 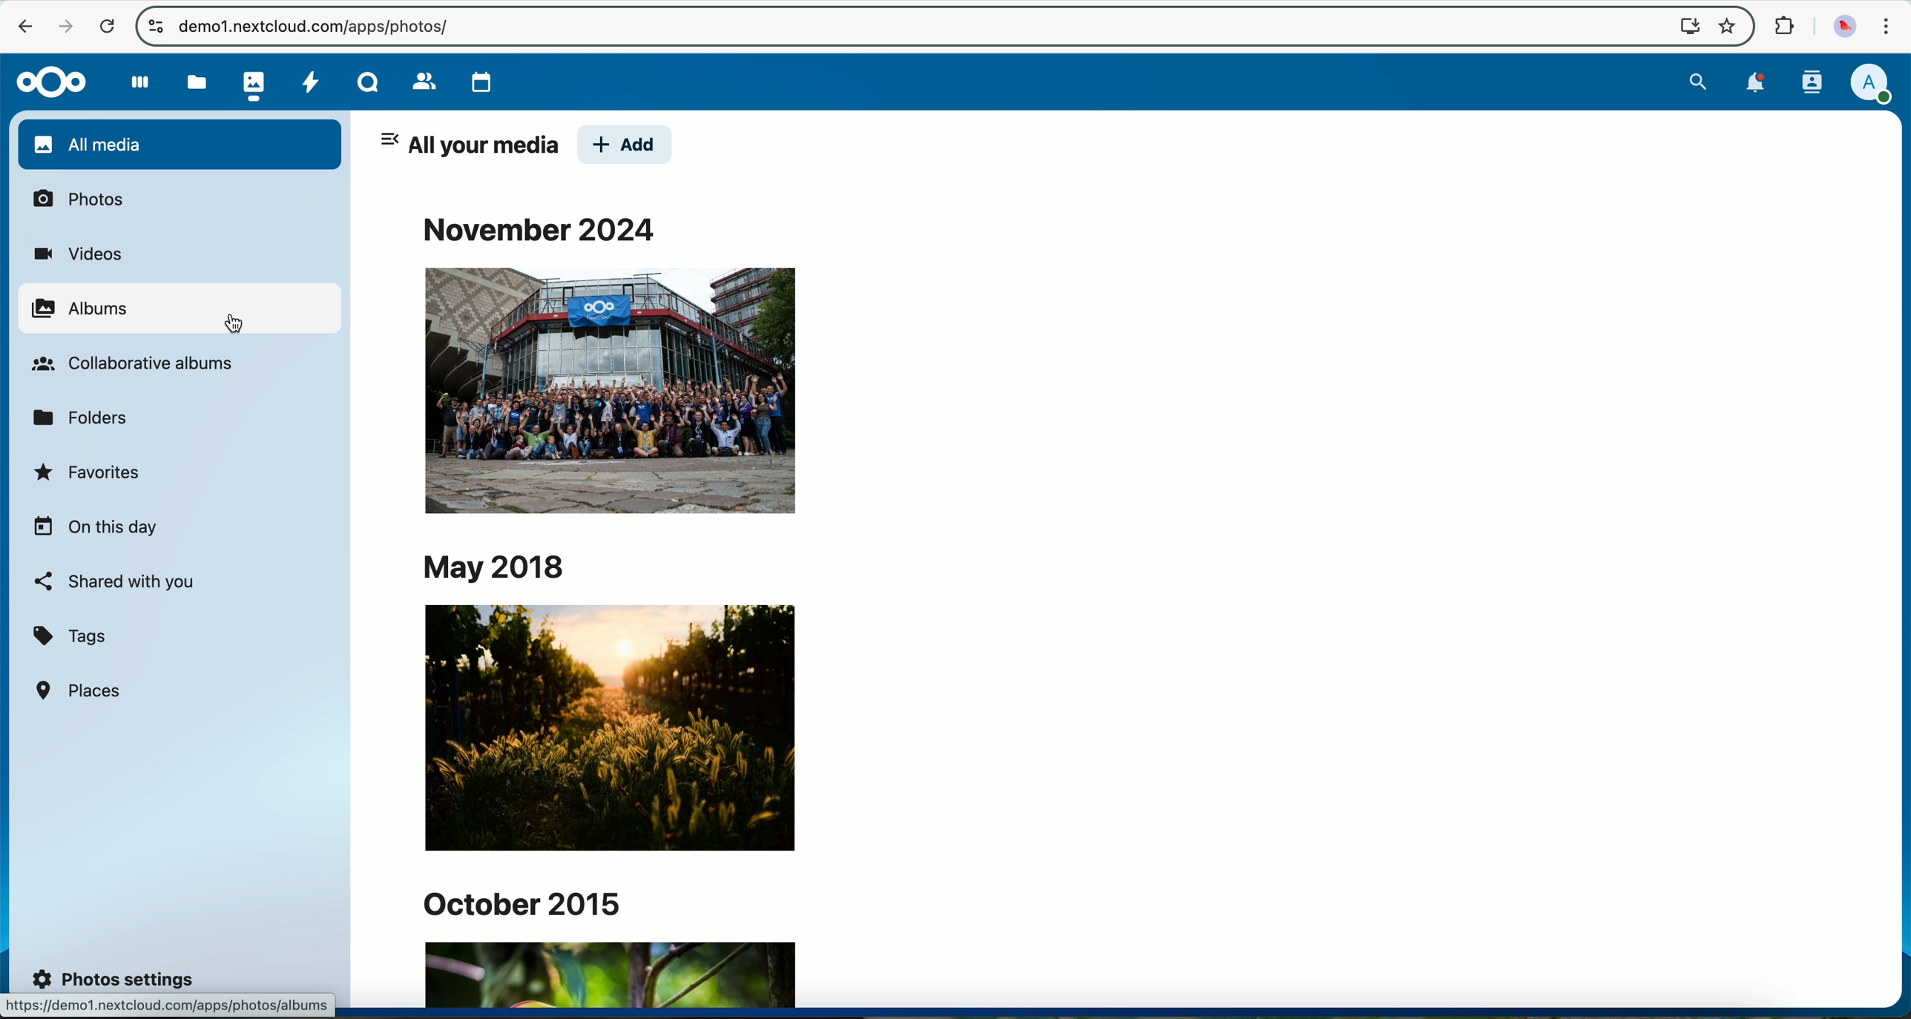 I want to click on activity, so click(x=310, y=80).